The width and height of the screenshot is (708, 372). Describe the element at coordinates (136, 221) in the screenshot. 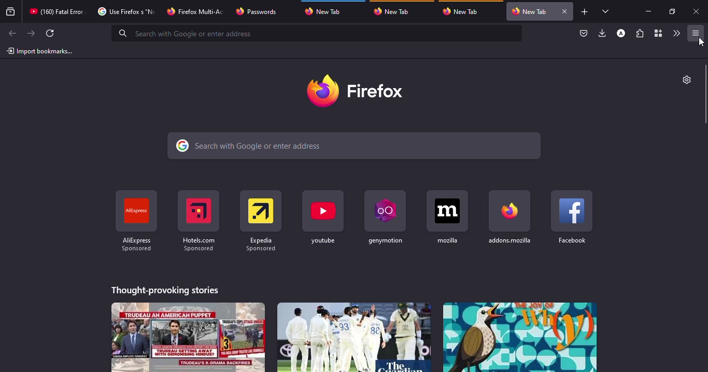

I see `shortcut` at that location.